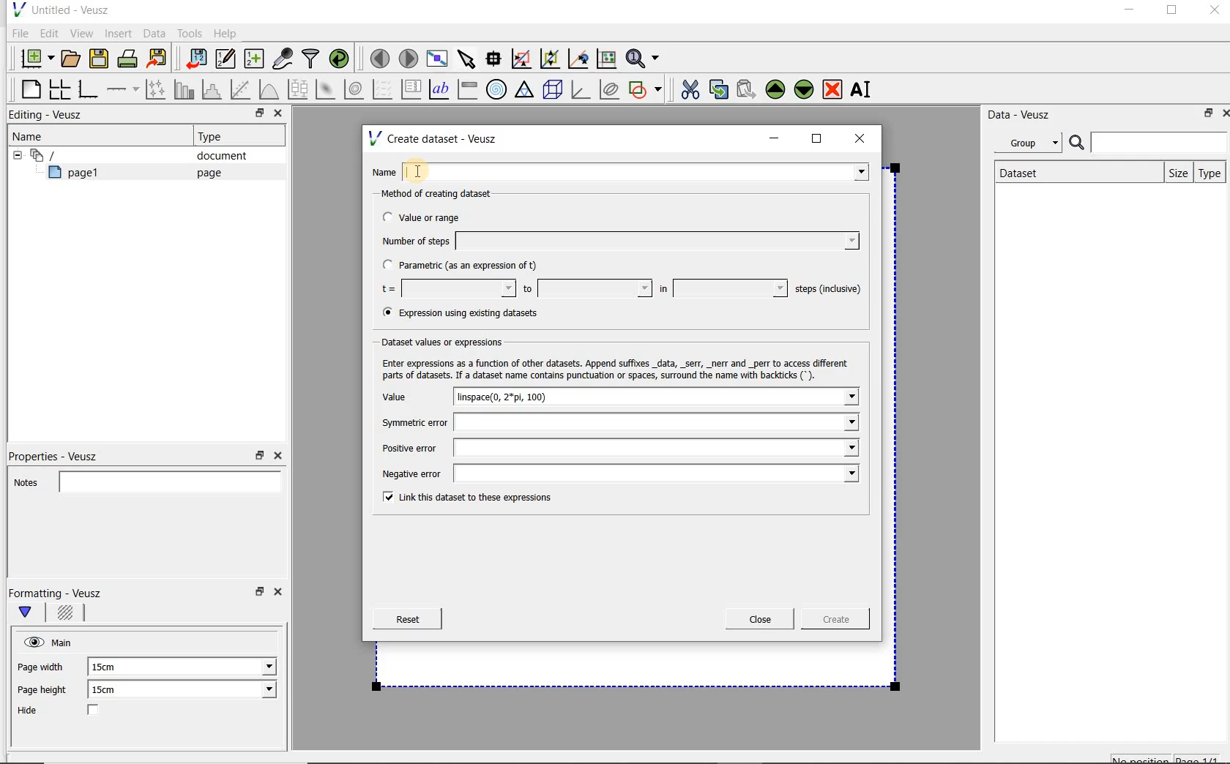 The height and width of the screenshot is (764, 1230). What do you see at coordinates (445, 289) in the screenshot?
I see `t= ` at bounding box center [445, 289].